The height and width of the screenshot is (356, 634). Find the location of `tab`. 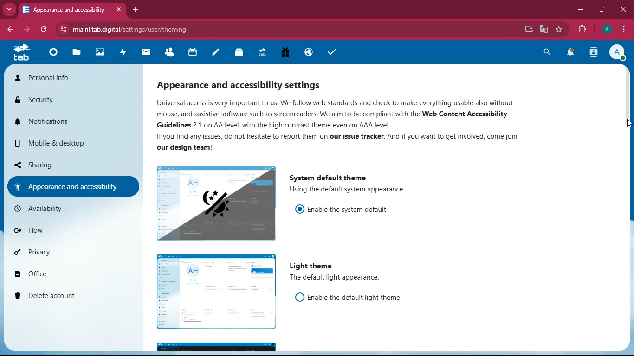

tab is located at coordinates (73, 9).